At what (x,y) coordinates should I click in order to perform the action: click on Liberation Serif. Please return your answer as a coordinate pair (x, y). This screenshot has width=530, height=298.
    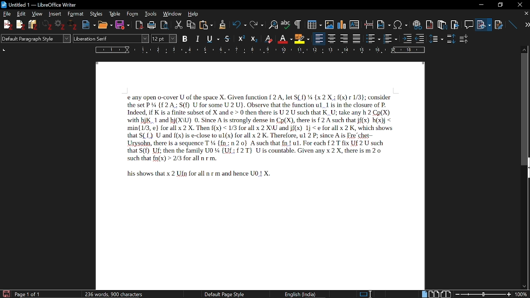
    Looking at the image, I should click on (94, 39).